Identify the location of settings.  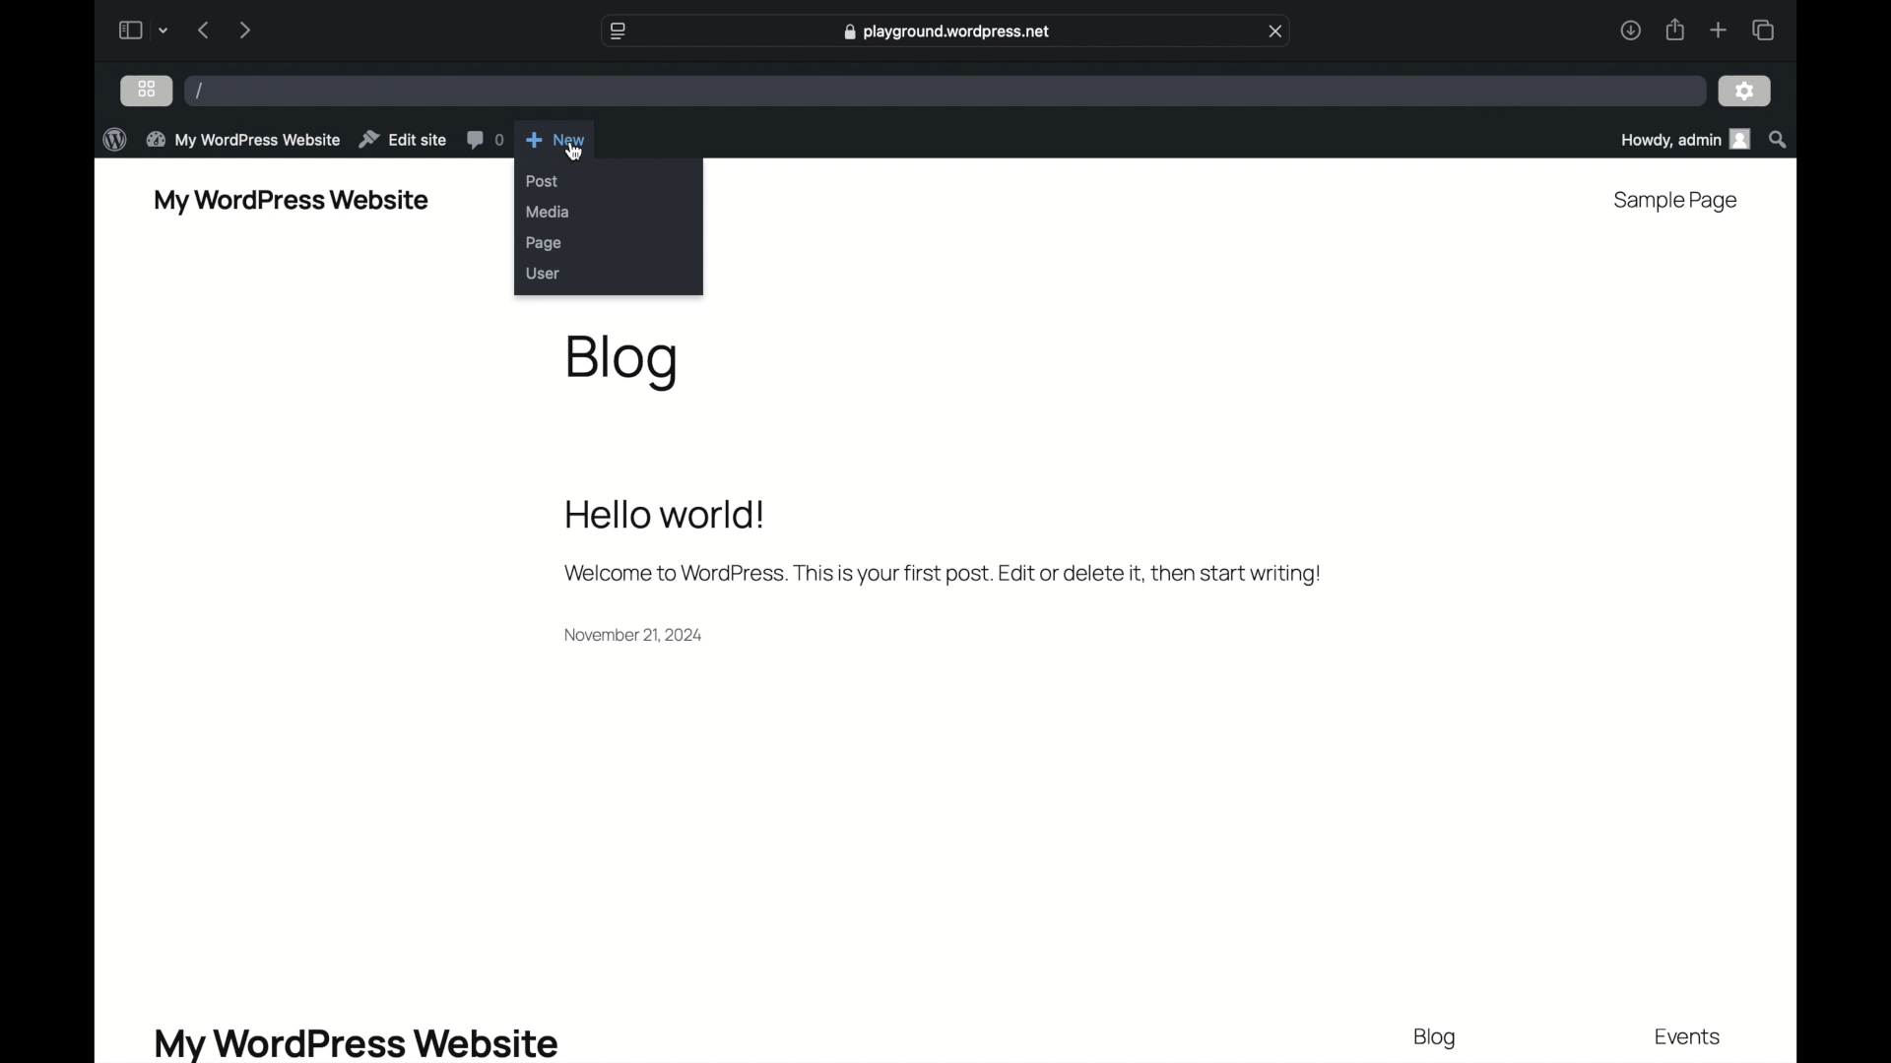
(1745, 93).